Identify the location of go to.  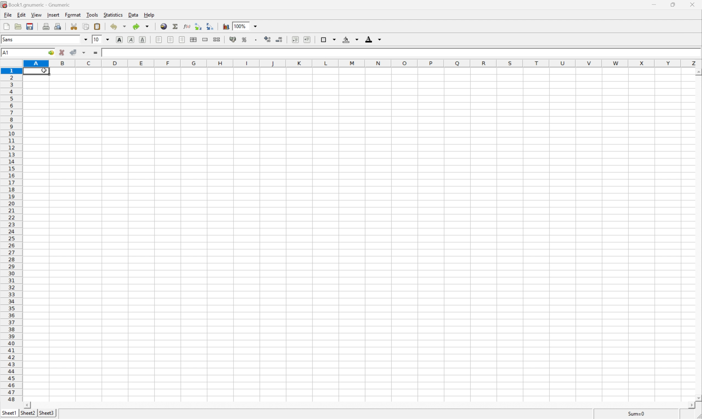
(52, 53).